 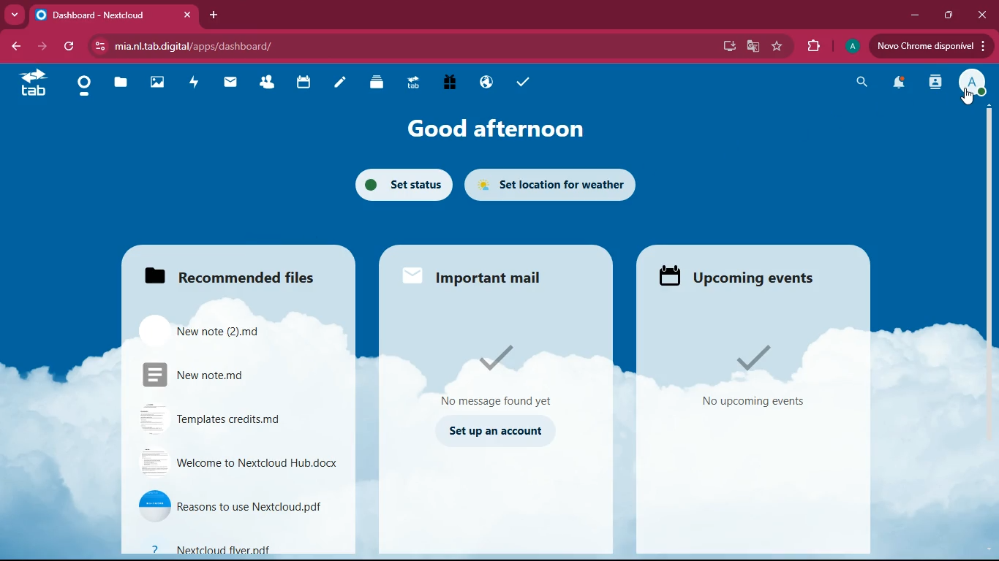 What do you see at coordinates (231, 278) in the screenshot?
I see `files` at bounding box center [231, 278].